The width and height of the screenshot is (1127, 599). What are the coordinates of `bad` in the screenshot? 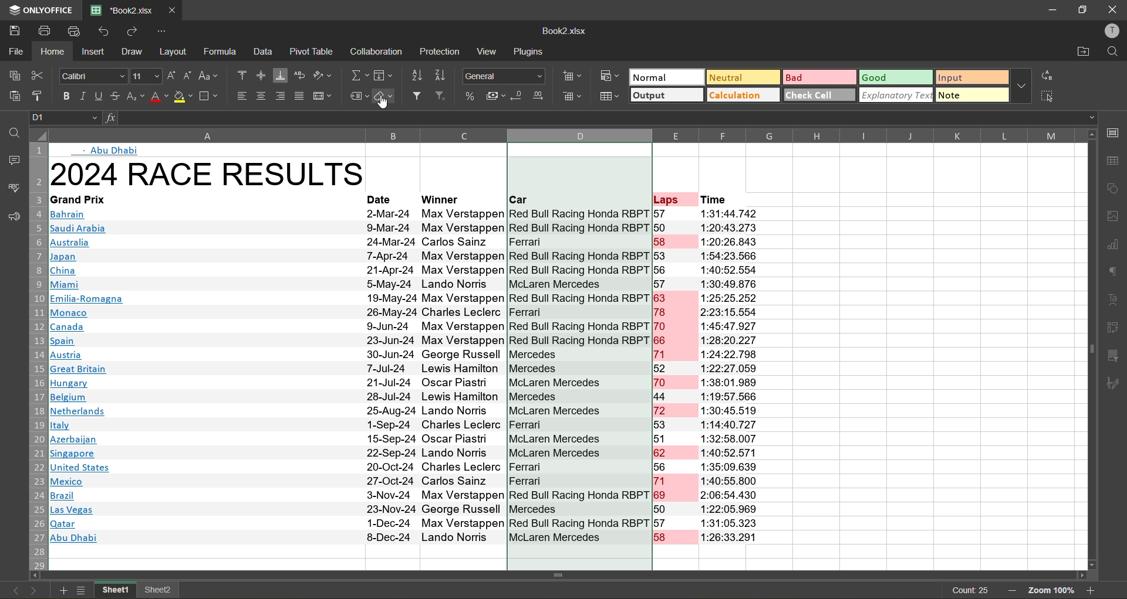 It's located at (818, 78).